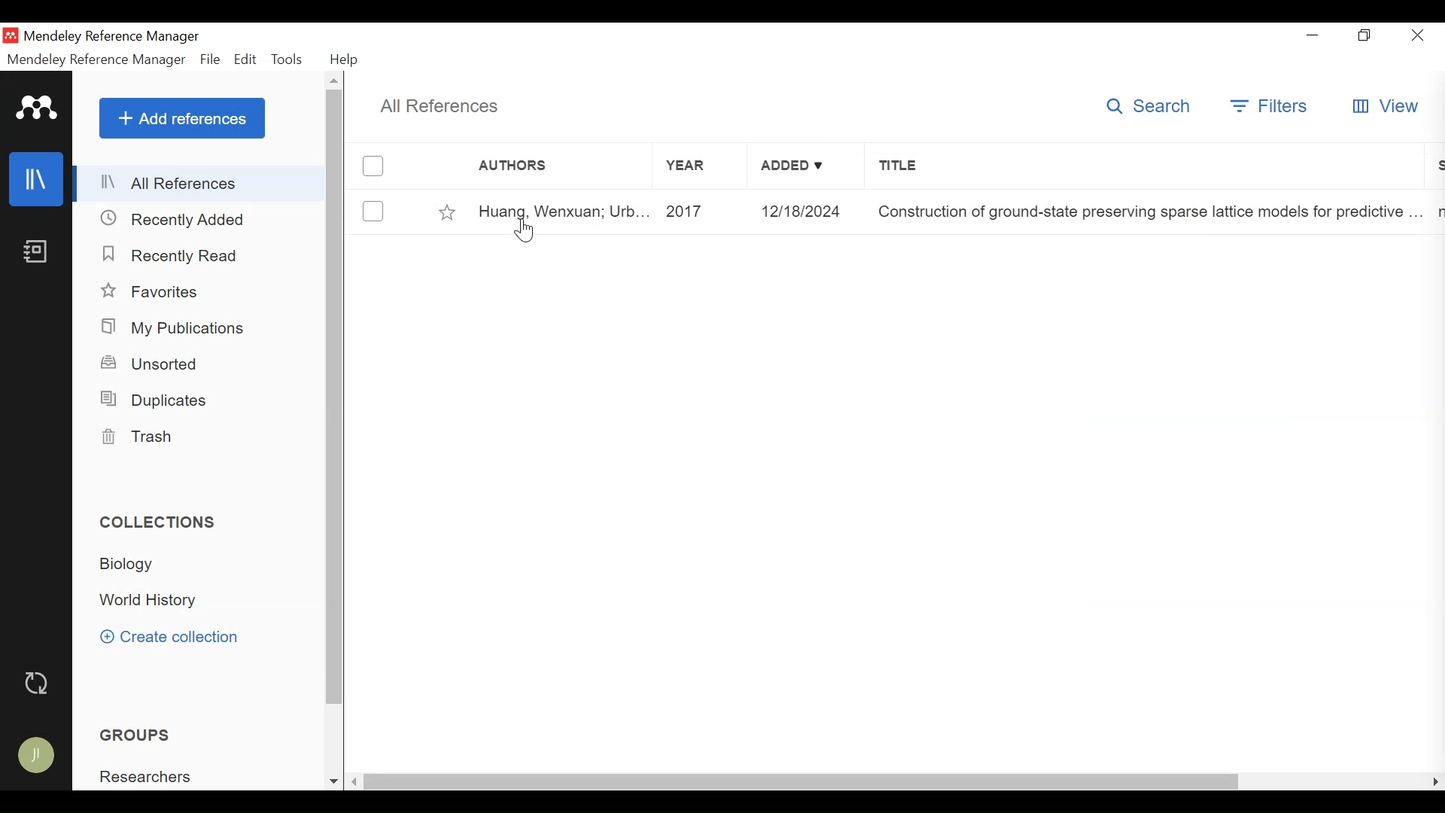  Describe the element at coordinates (12, 36) in the screenshot. I see `Mendeley Desktop Icon` at that location.